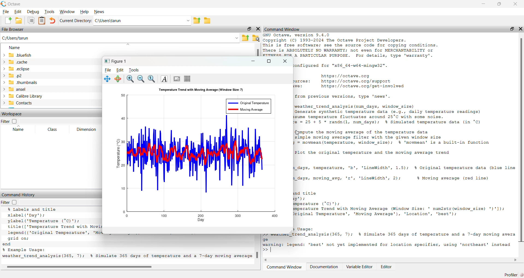 The image size is (524, 278). Describe the element at coordinates (100, 12) in the screenshot. I see `News` at that location.